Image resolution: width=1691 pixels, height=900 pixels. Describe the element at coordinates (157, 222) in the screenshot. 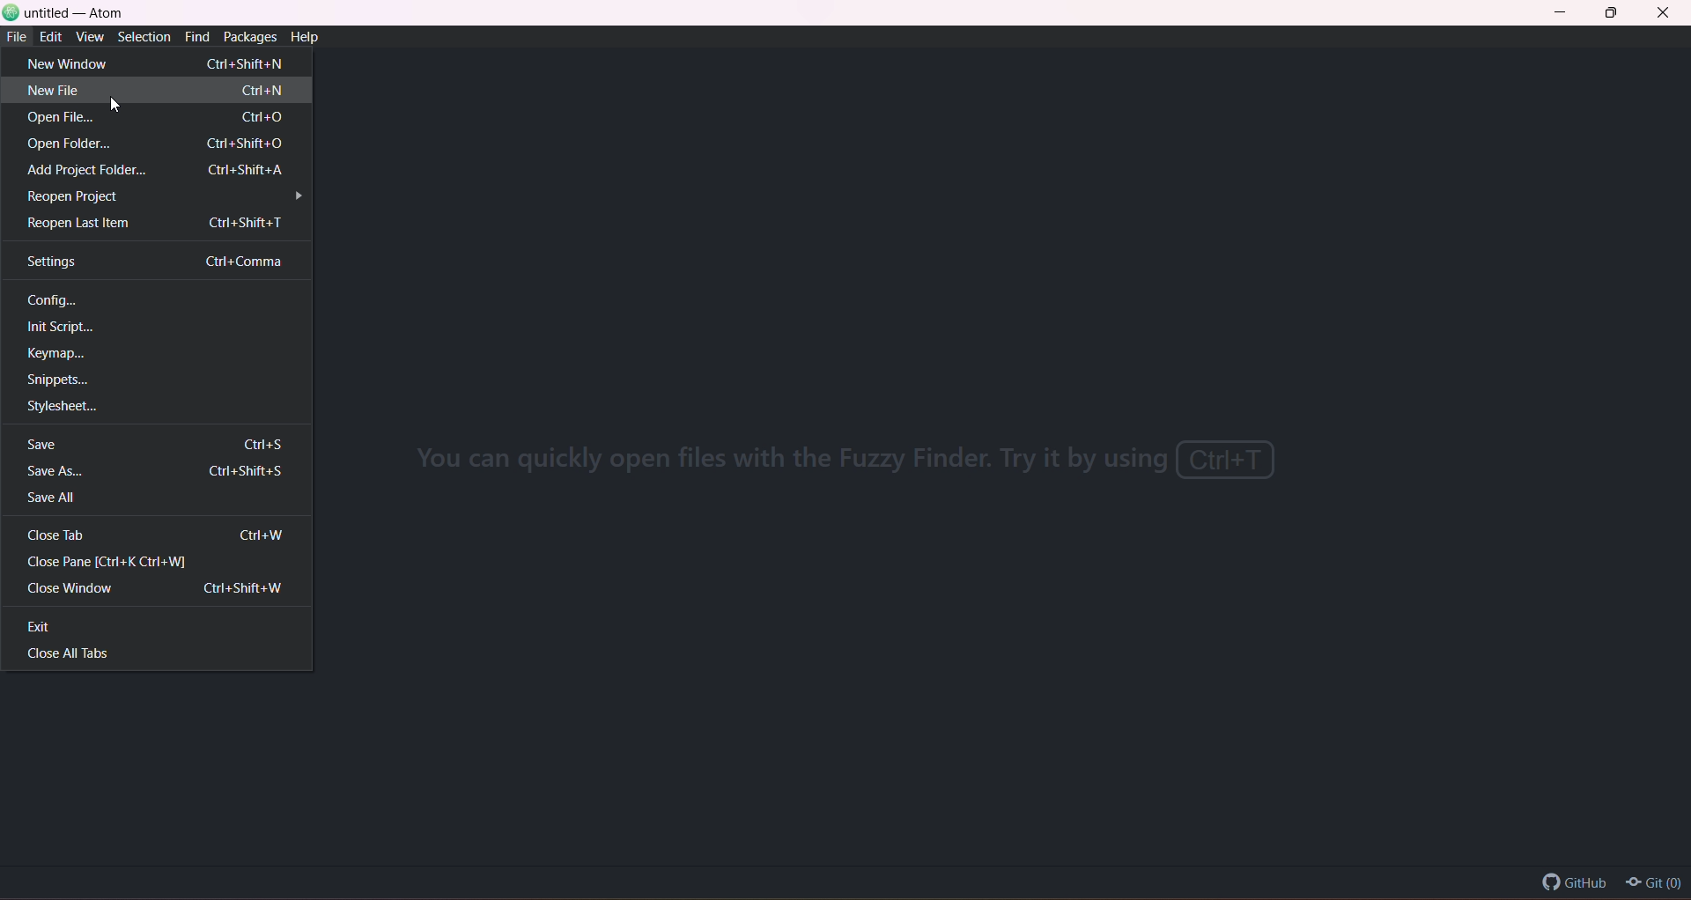

I see `Reopen Last Item Ctrl+Shift+T` at that location.